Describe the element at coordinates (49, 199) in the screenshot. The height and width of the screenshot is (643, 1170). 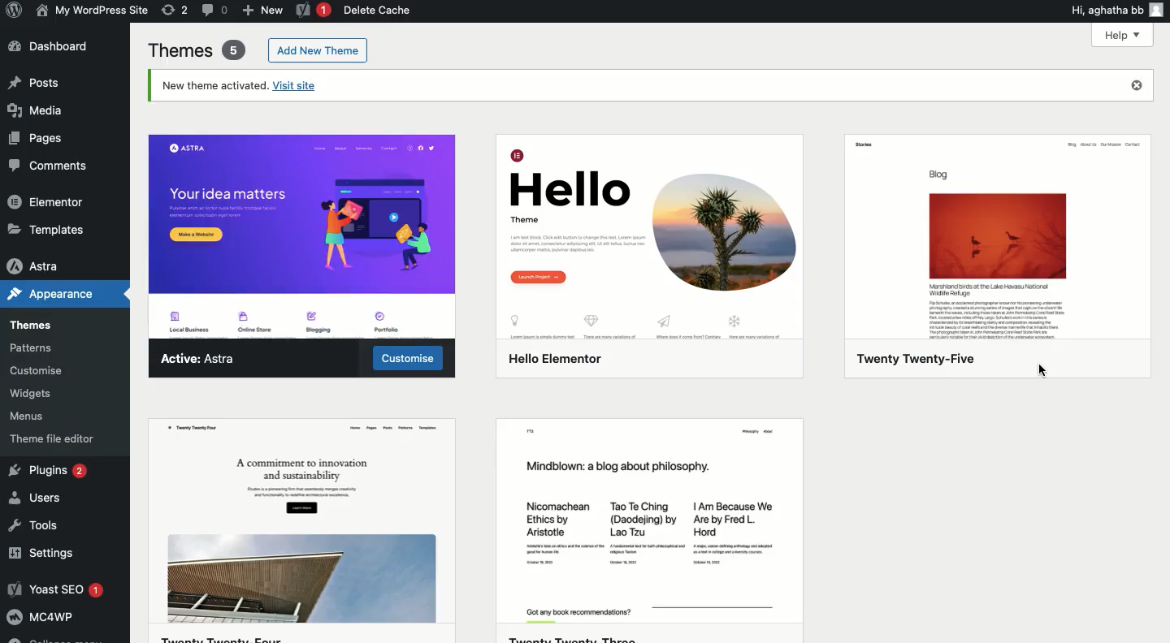
I see `Elementor` at that location.